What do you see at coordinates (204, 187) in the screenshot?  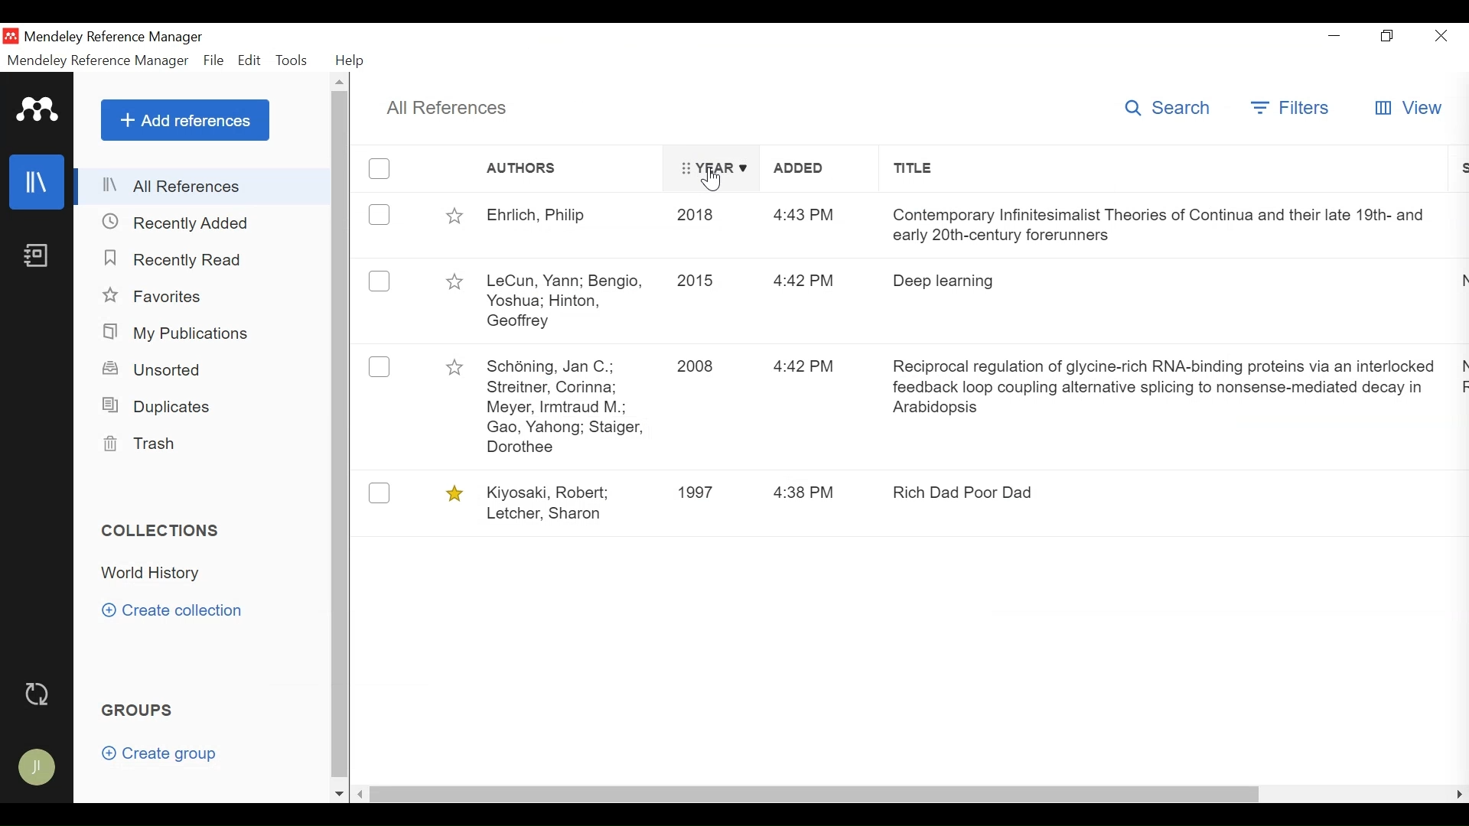 I see `All References` at bounding box center [204, 187].